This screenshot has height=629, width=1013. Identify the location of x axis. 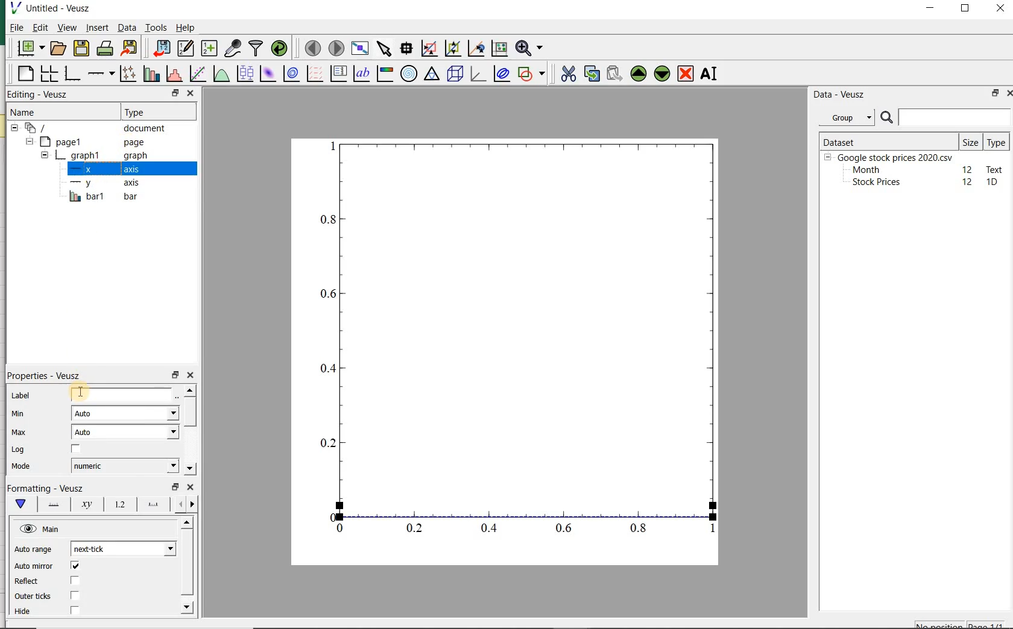
(99, 170).